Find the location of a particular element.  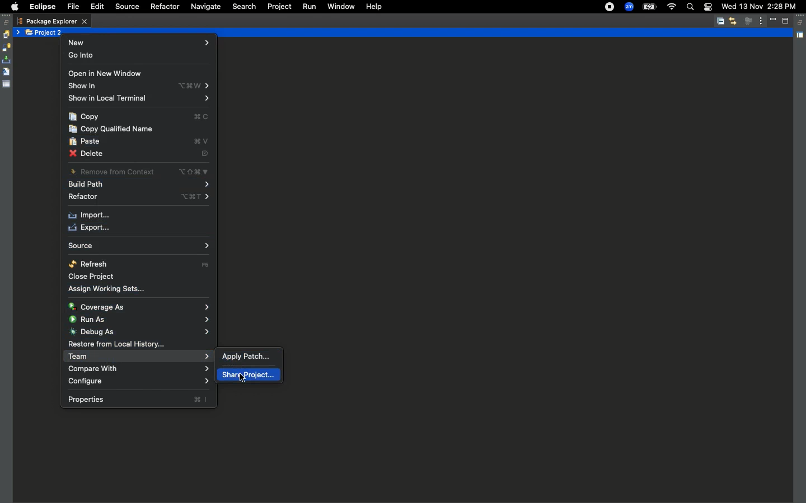

Git staging  is located at coordinates (7, 60).